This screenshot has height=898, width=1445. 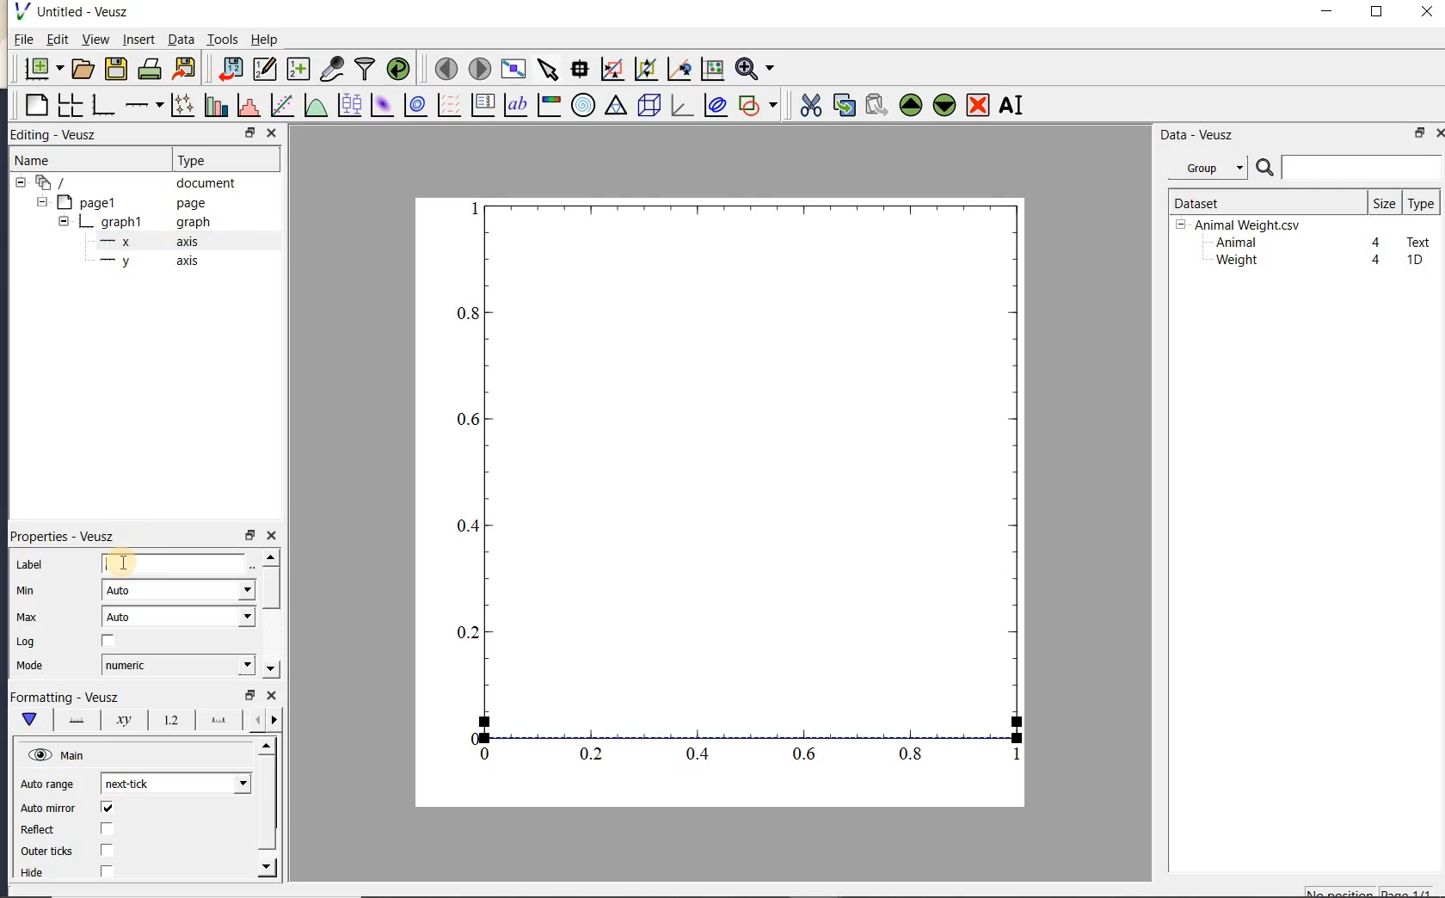 I want to click on hide, so click(x=42, y=873).